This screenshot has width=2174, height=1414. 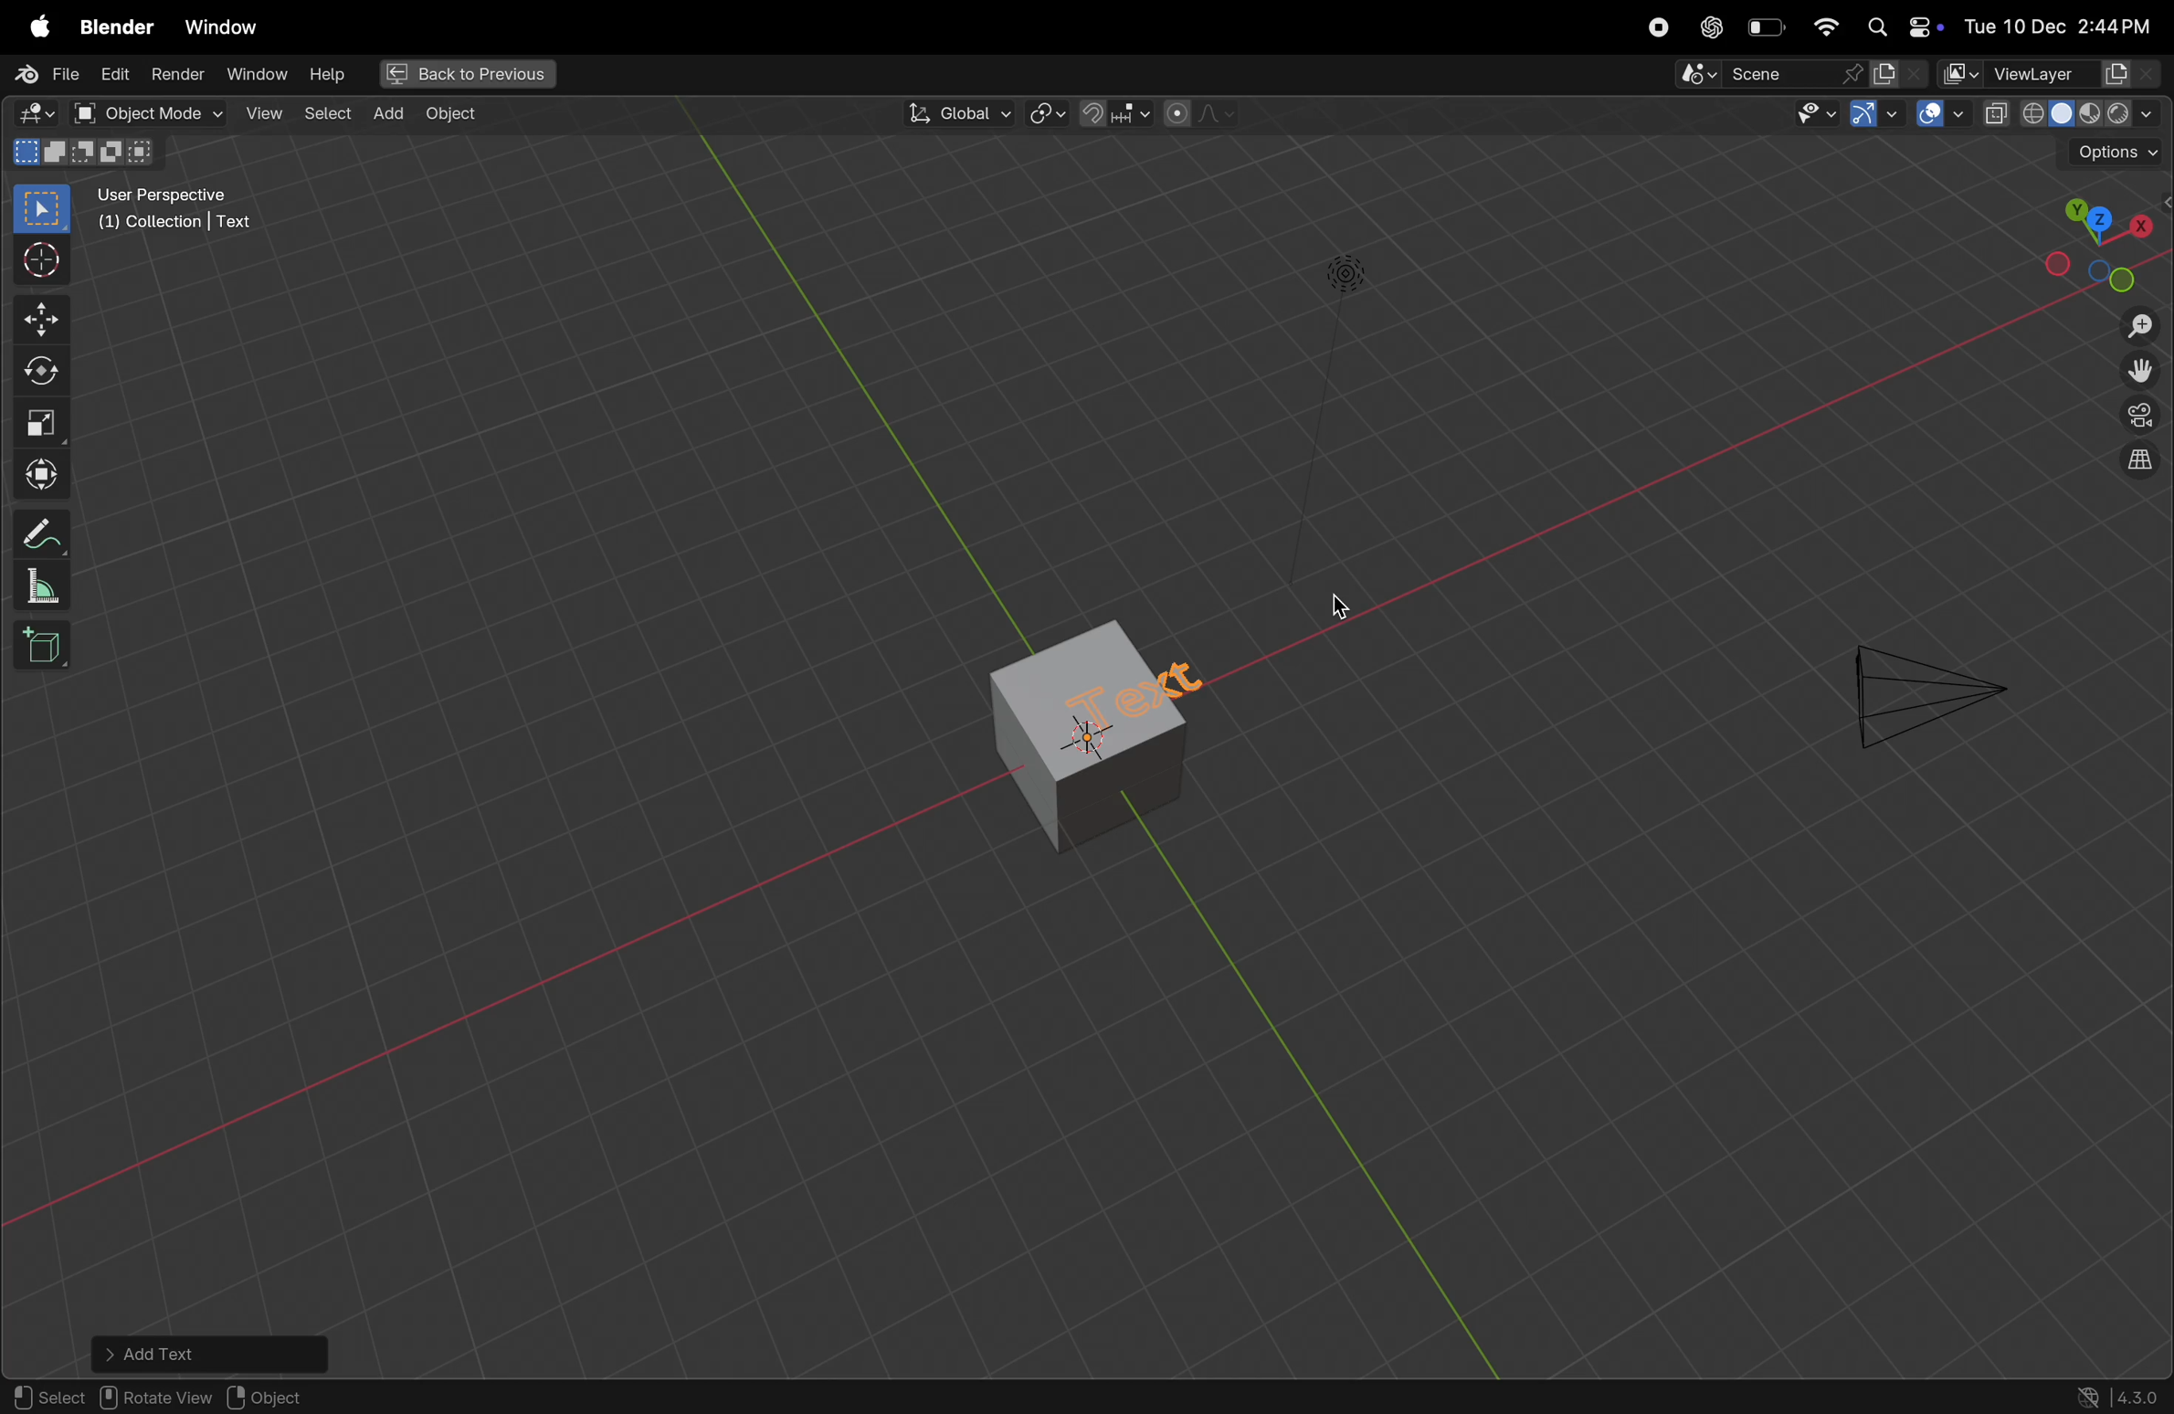 What do you see at coordinates (1707, 26) in the screenshot?
I see `chatgpt` at bounding box center [1707, 26].